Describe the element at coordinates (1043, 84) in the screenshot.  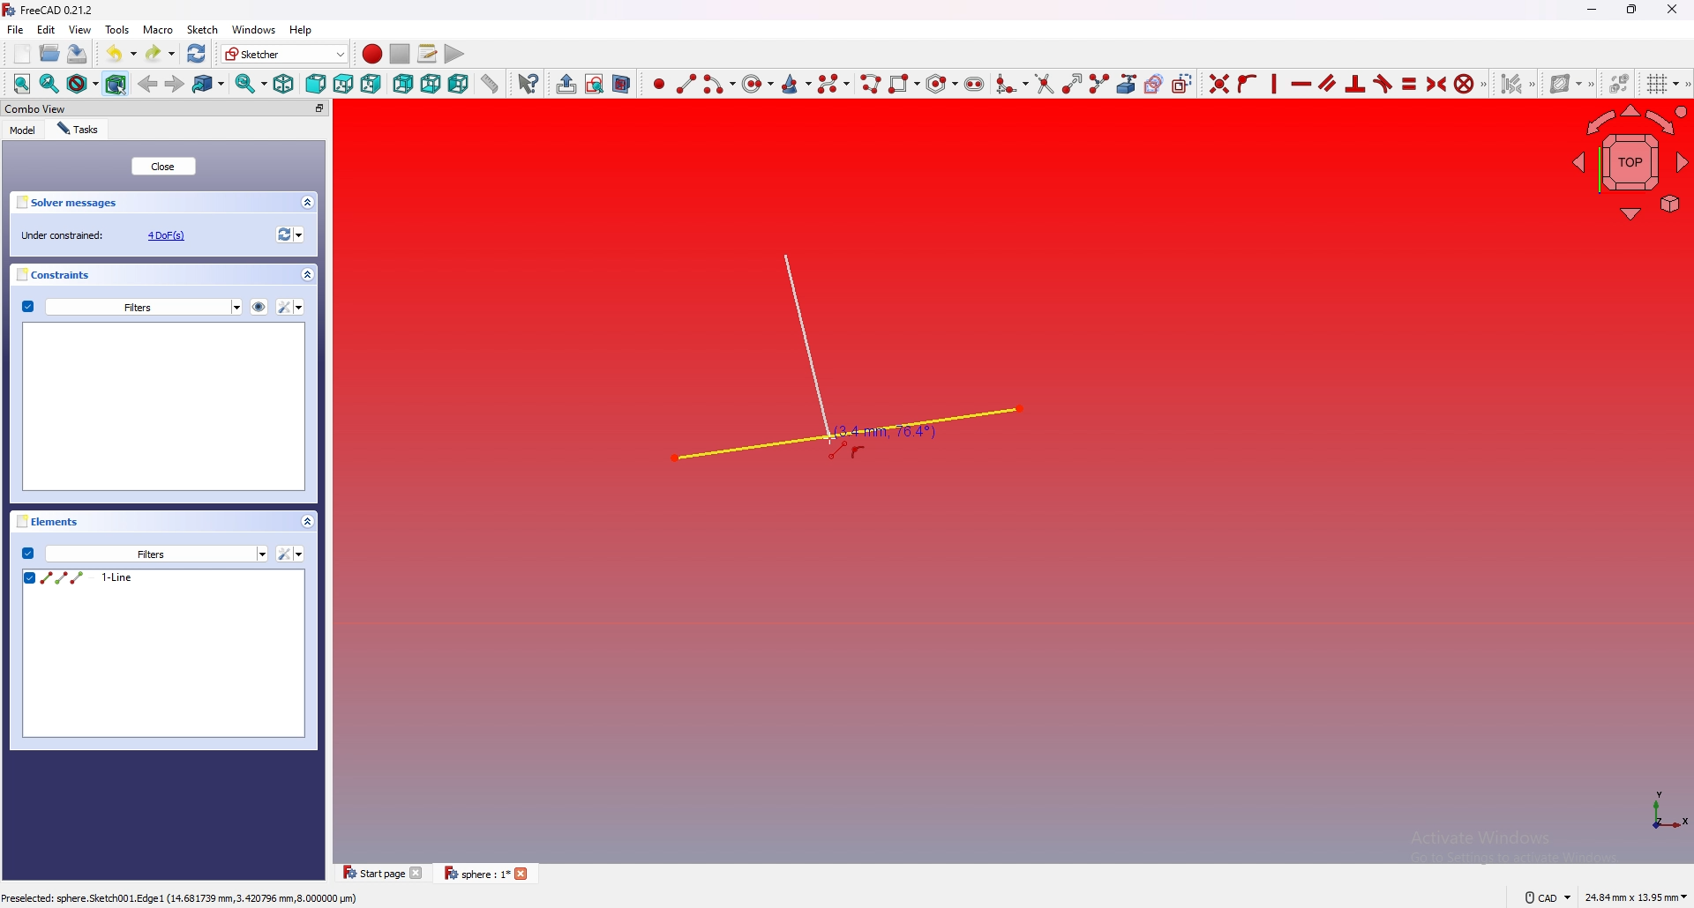
I see `Trim edge` at that location.